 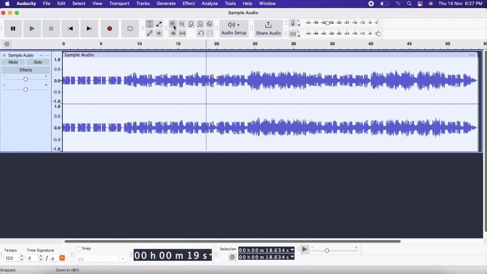 What do you see at coordinates (244, 13) in the screenshot?
I see `Sample Audio` at bounding box center [244, 13].